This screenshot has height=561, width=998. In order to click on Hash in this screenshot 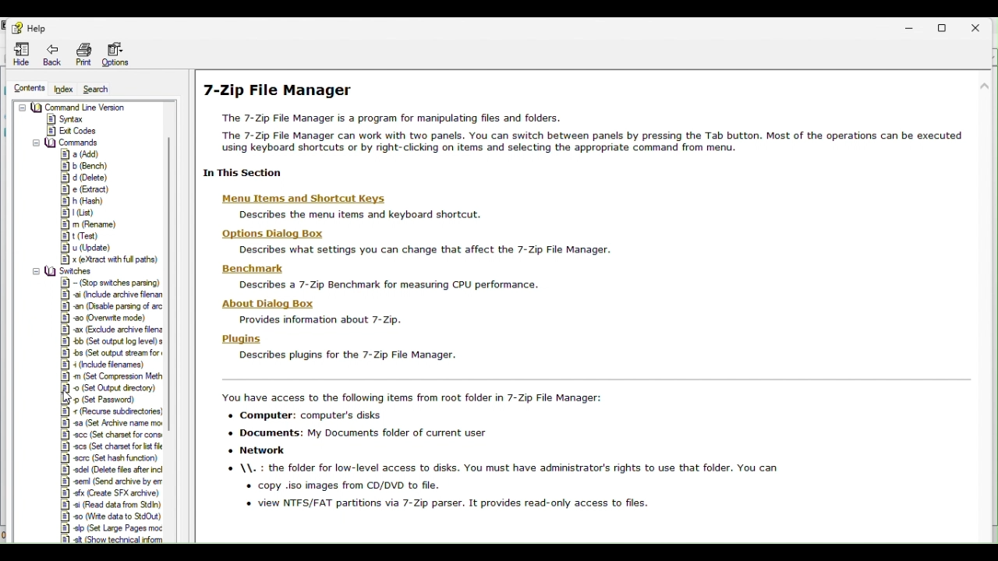, I will do `click(80, 203)`.